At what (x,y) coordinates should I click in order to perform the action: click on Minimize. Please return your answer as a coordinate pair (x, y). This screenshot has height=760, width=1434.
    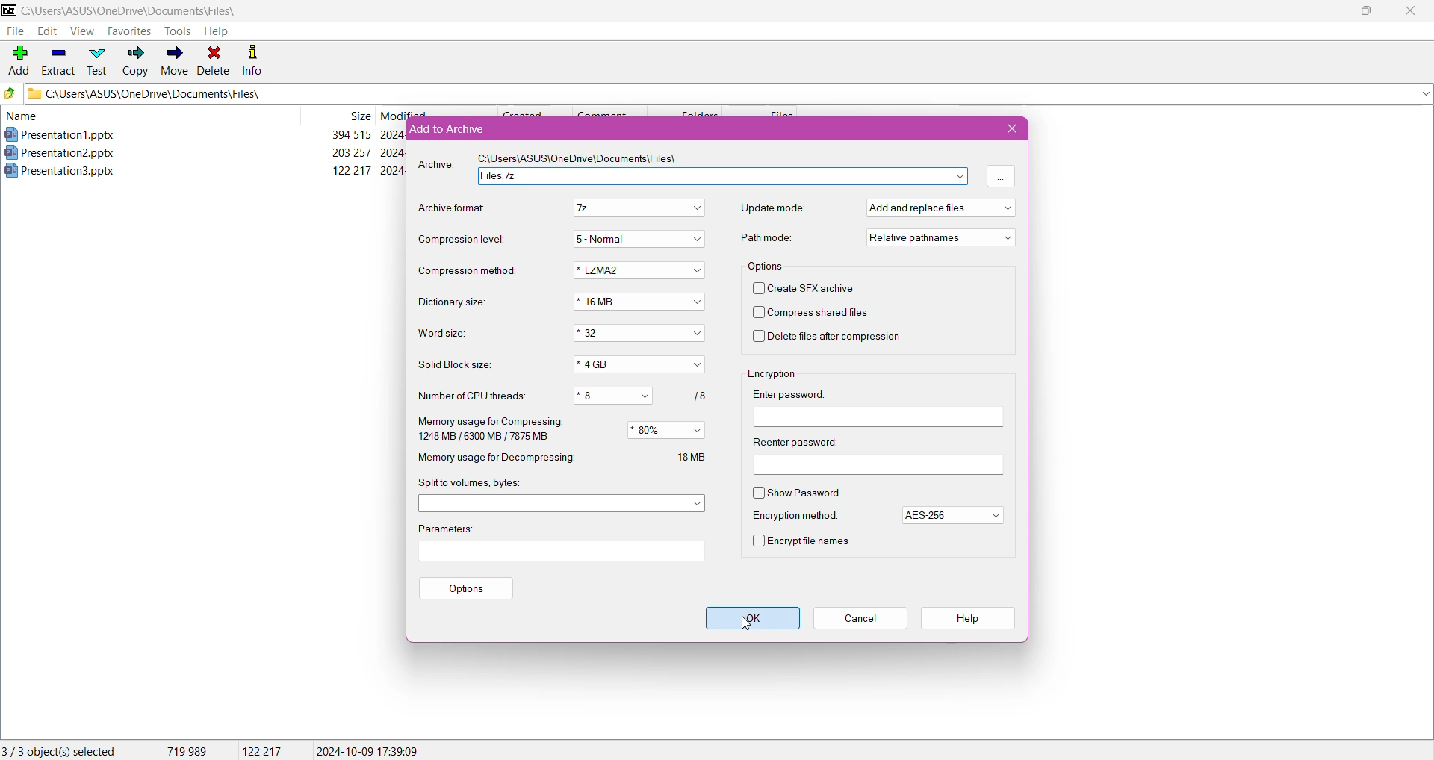
    Looking at the image, I should click on (1321, 11).